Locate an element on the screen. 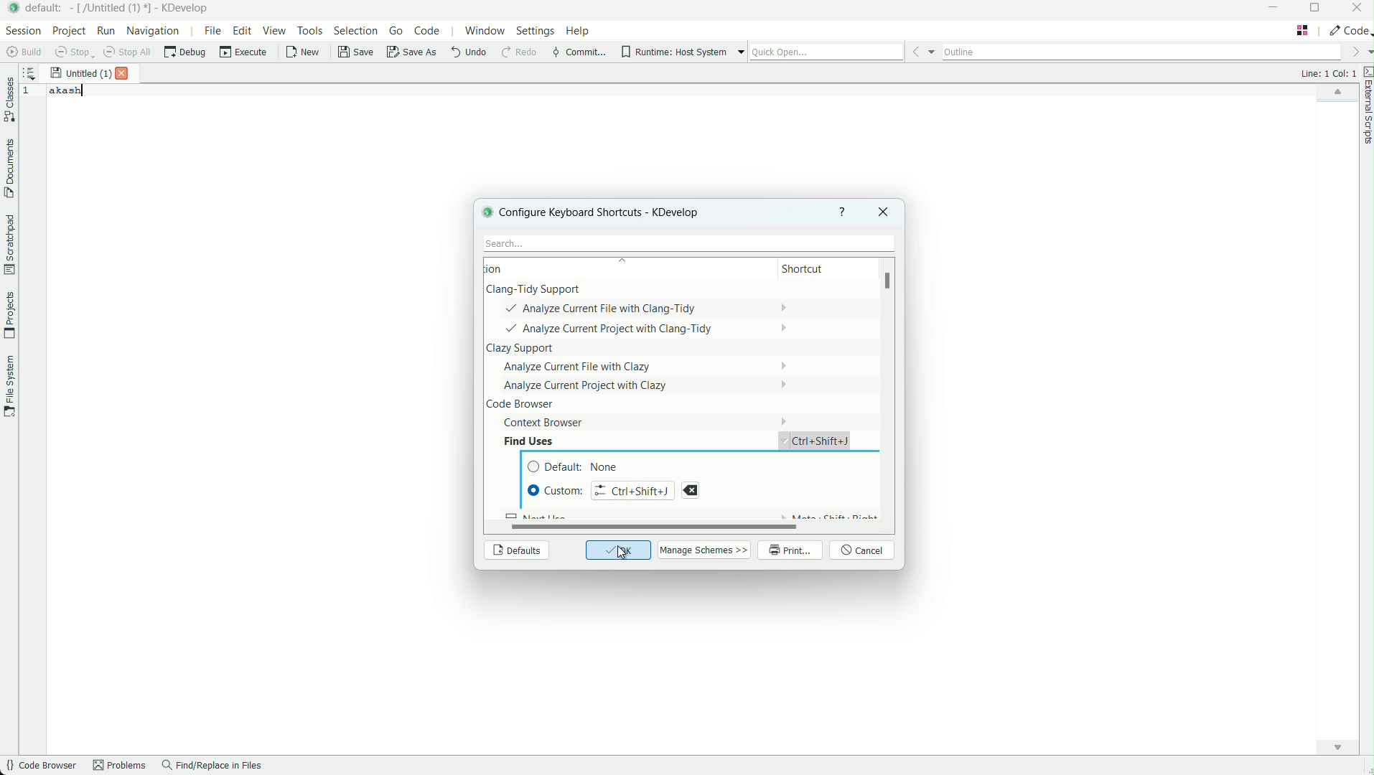 The image size is (1374, 775). session menu is located at coordinates (22, 30).